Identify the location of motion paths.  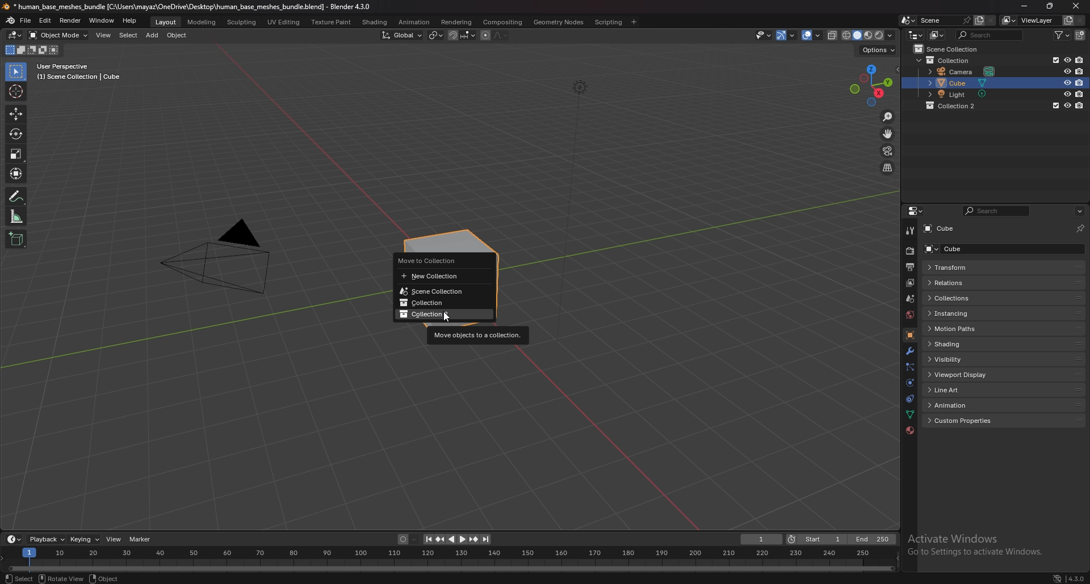
(970, 329).